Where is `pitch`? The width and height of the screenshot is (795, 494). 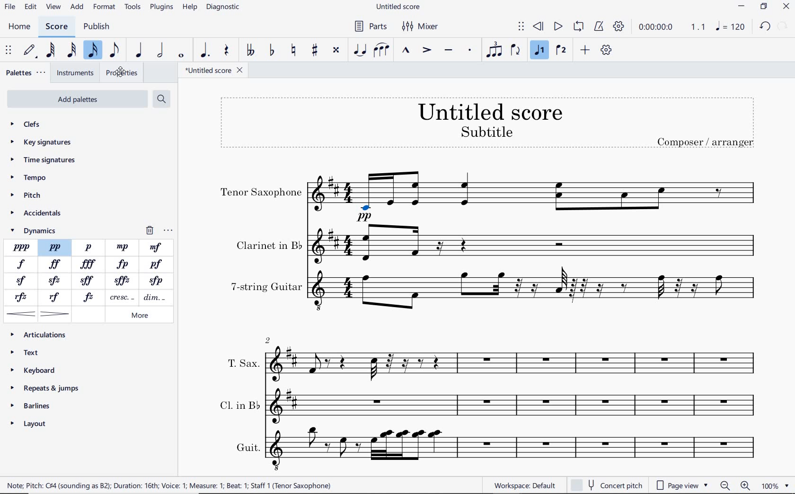
pitch is located at coordinates (26, 196).